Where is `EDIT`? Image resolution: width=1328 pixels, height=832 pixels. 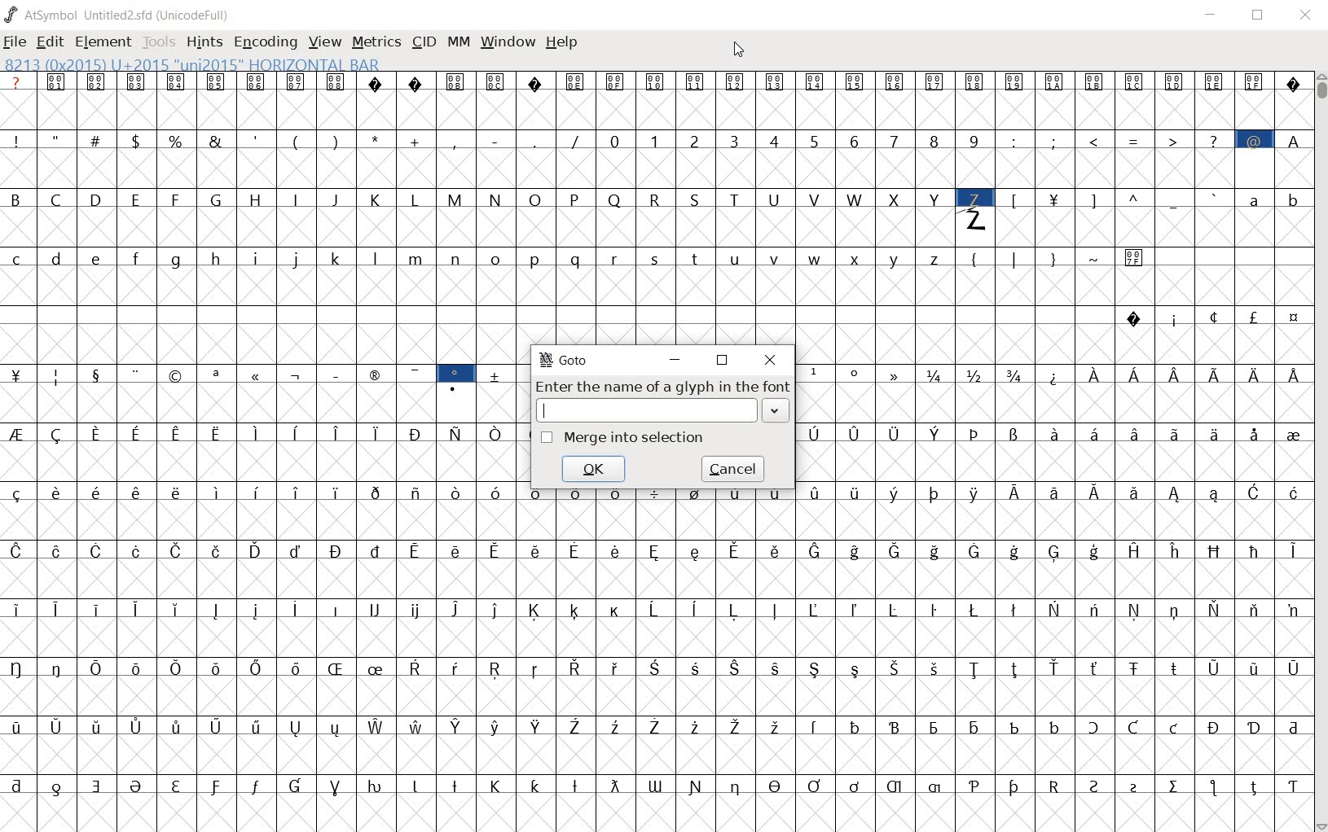
EDIT is located at coordinates (50, 42).